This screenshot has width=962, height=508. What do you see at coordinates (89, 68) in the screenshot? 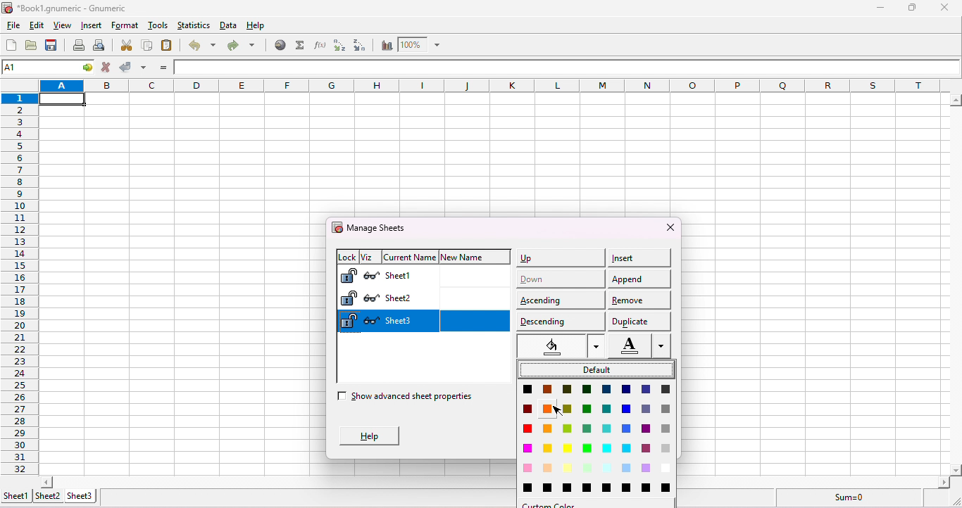
I see `go to` at bounding box center [89, 68].